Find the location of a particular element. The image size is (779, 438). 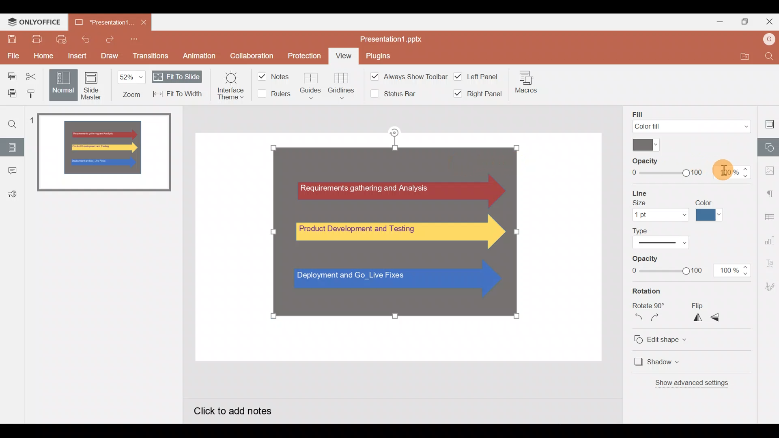

Draw is located at coordinates (110, 55).